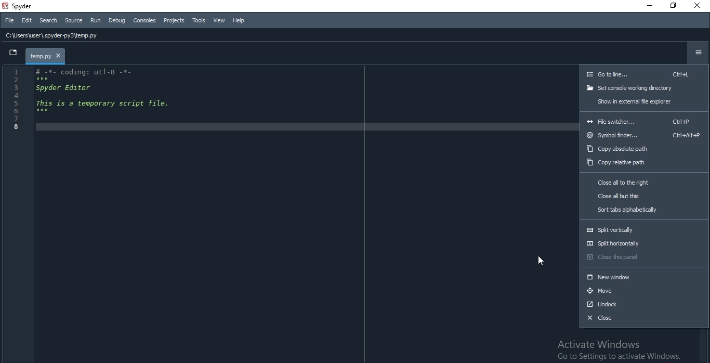 The height and width of the screenshot is (363, 710). I want to click on View, so click(219, 21).